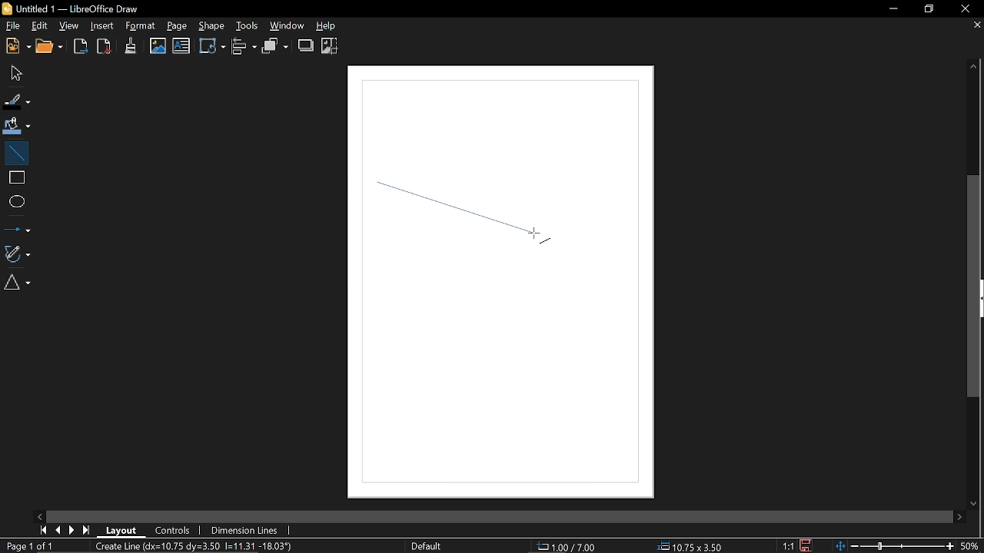  Describe the element at coordinates (973, 26) in the screenshot. I see `Close page` at that location.